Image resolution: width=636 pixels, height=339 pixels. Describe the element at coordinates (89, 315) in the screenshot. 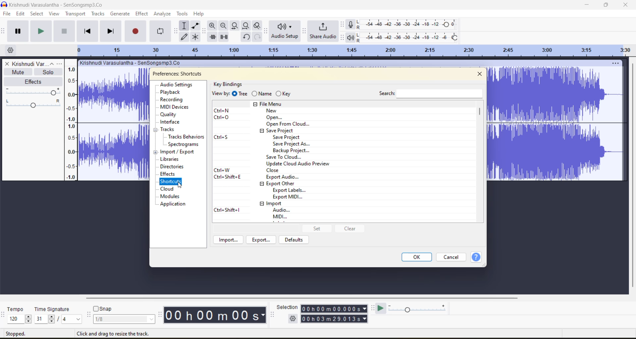

I see `snapping toolbar` at that location.